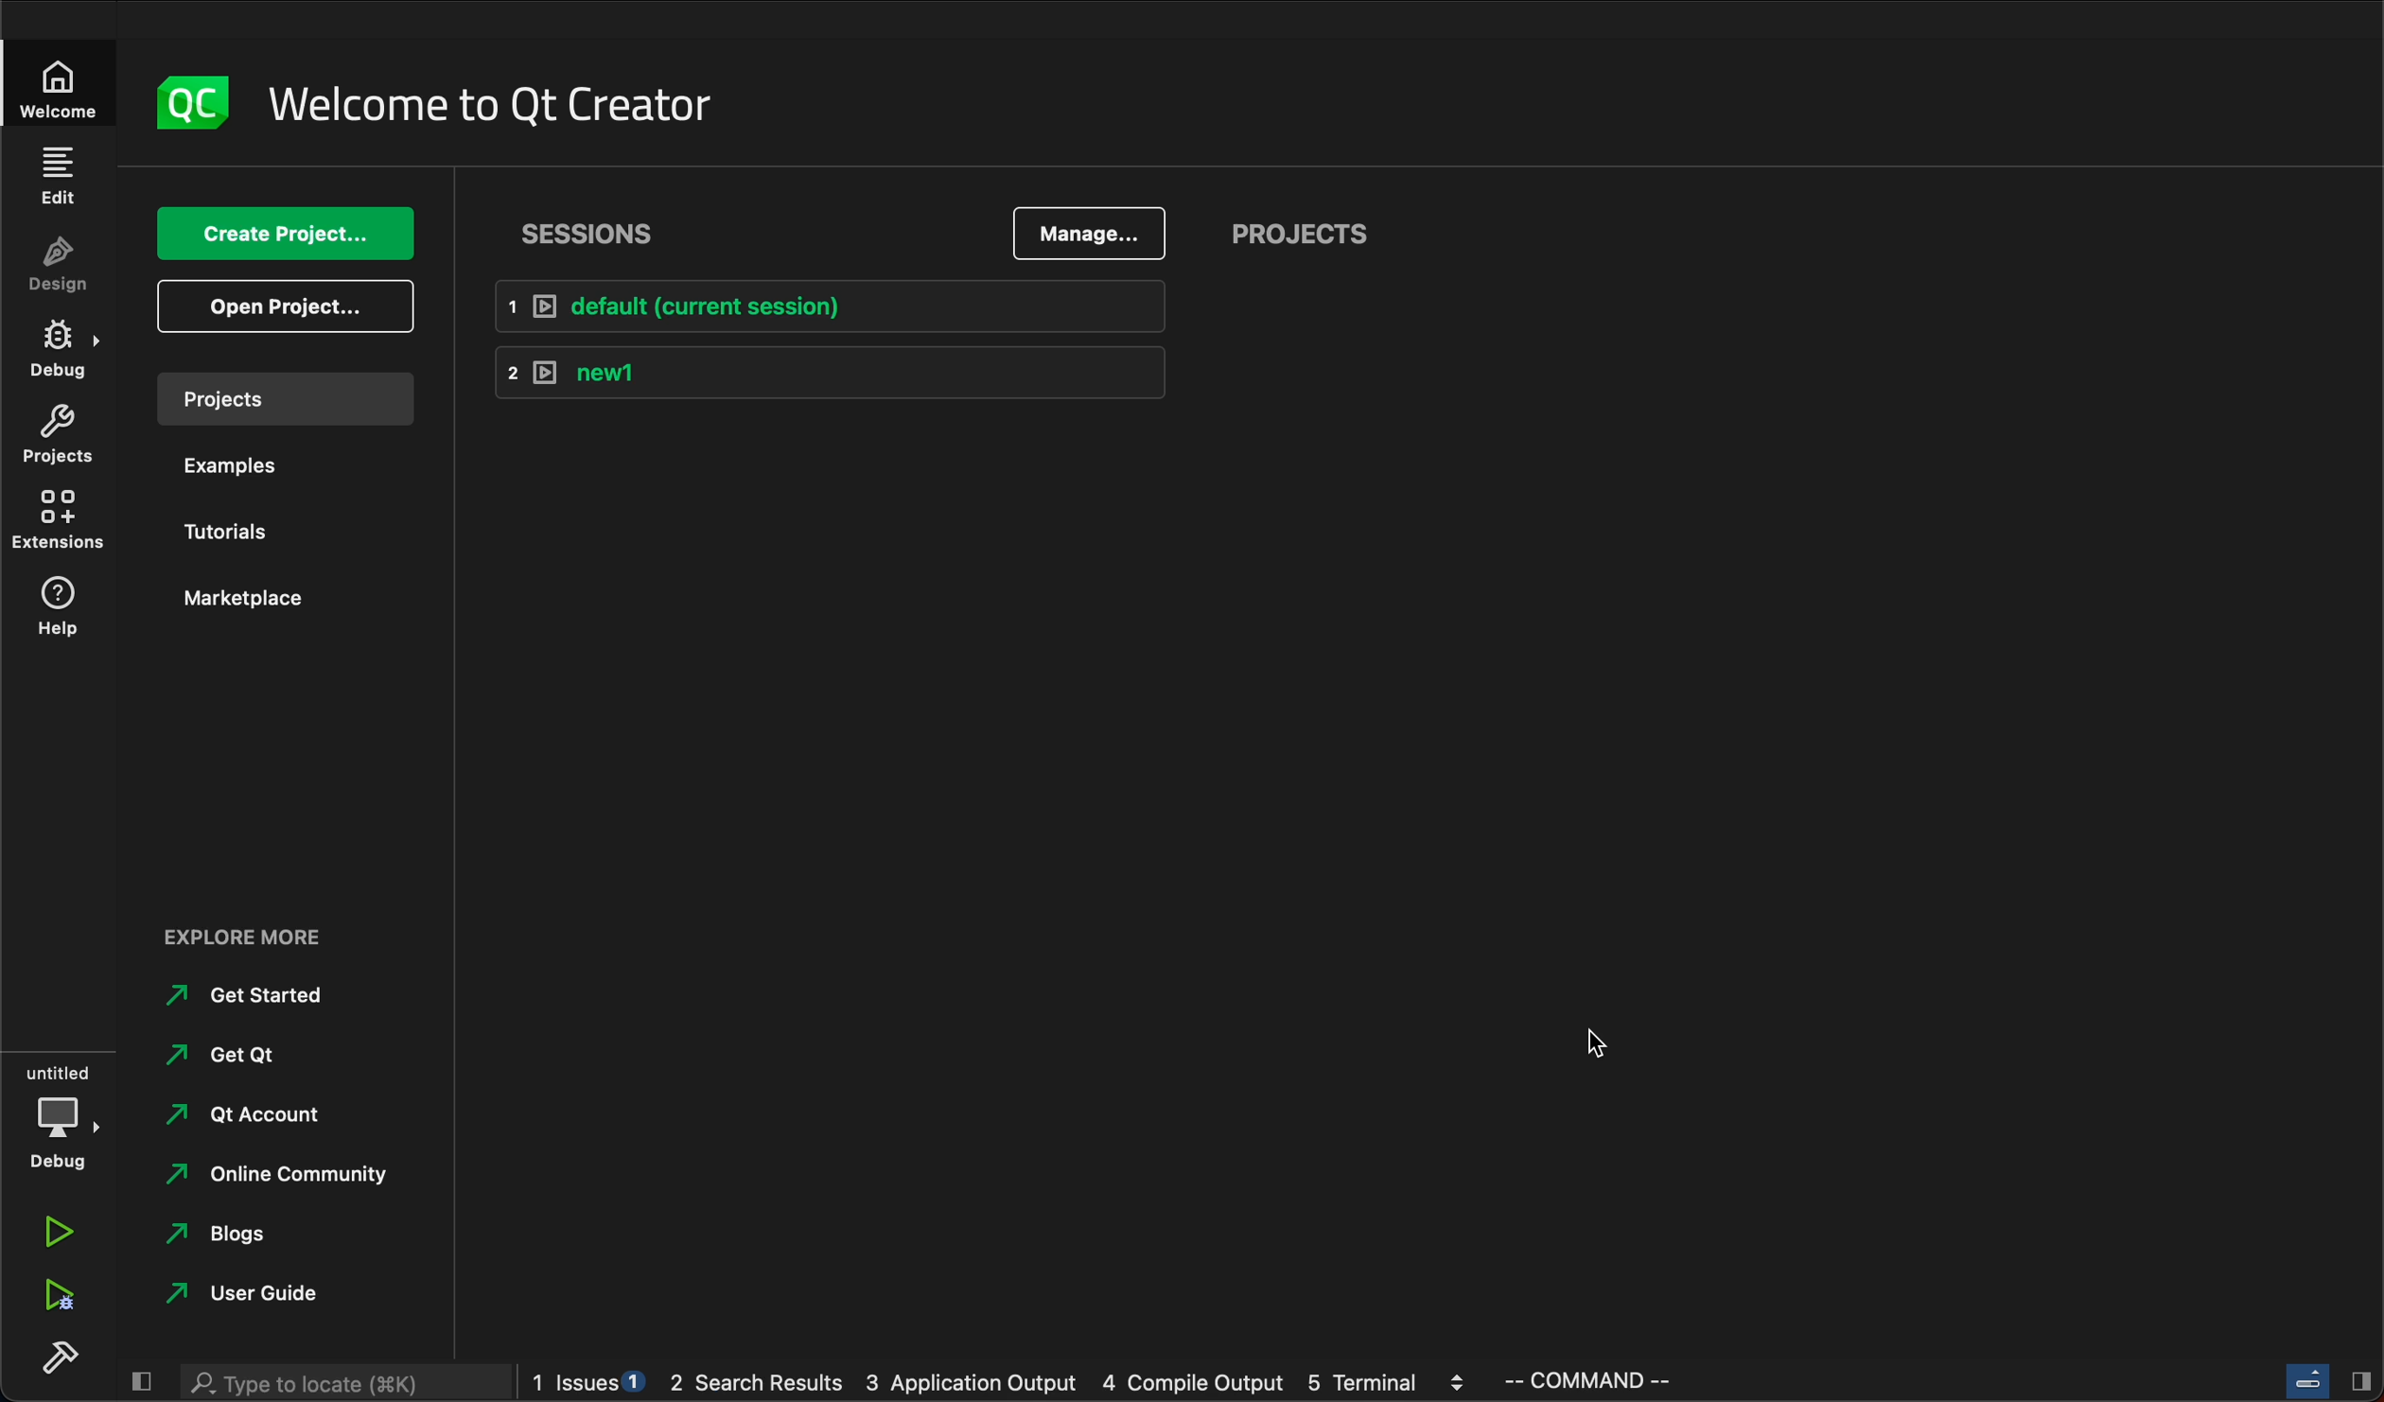 The image size is (2384, 1402). I want to click on edit , so click(61, 173).